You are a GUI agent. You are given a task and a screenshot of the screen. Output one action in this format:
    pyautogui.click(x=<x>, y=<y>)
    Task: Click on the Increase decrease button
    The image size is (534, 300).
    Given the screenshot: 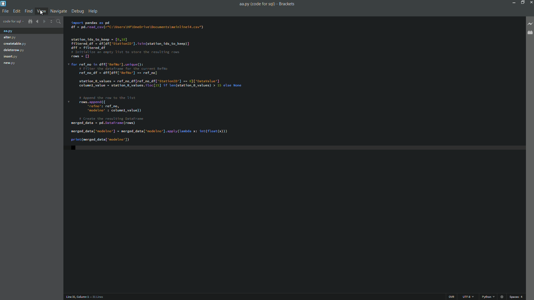 What is the action you would take?
    pyautogui.click(x=52, y=21)
    